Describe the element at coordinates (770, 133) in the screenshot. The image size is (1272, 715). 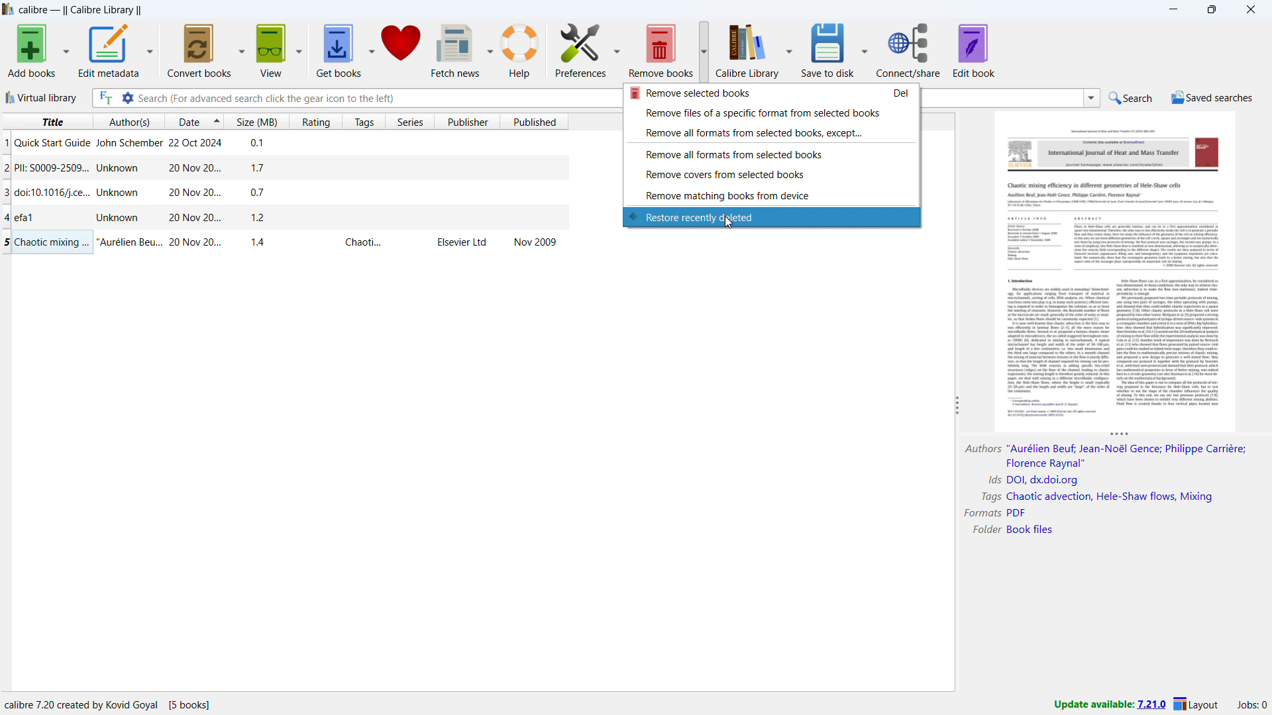
I see `remove all formats from selected books, except` at that location.